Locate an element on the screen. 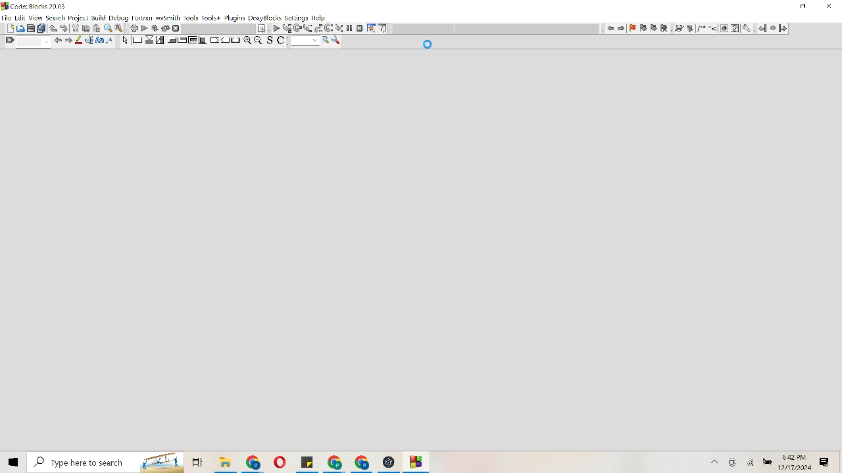  Print and duplicate is located at coordinates (37, 28).